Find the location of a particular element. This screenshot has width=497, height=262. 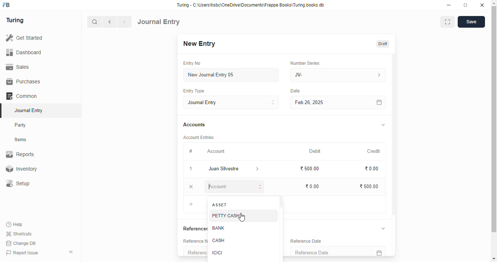

common is located at coordinates (22, 96).